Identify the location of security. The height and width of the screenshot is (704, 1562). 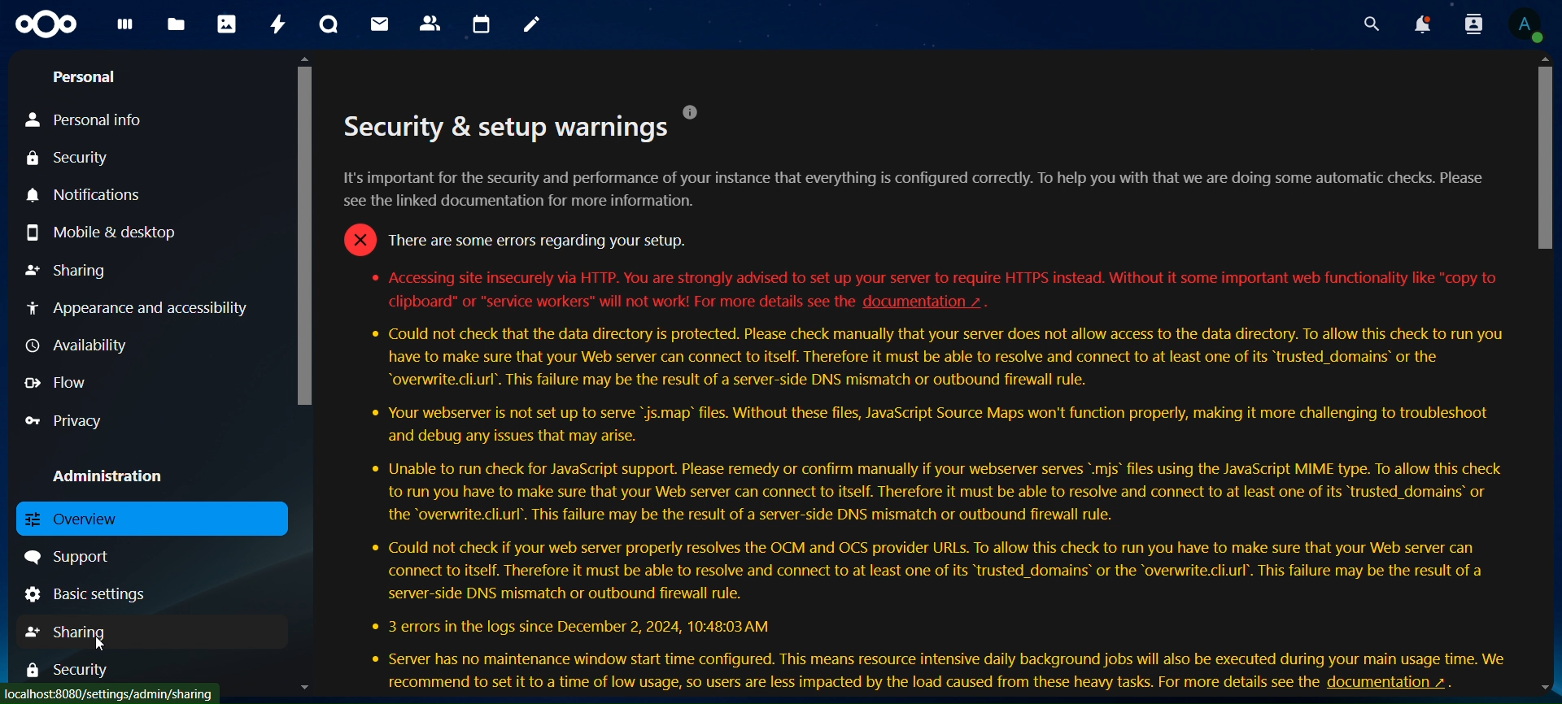
(82, 669).